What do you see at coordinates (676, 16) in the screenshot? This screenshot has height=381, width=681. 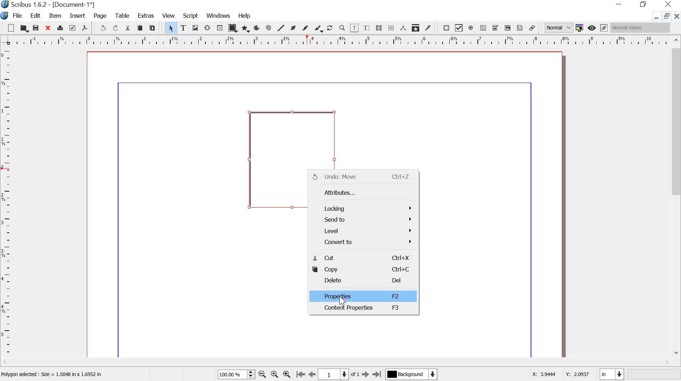 I see `close document` at bounding box center [676, 16].